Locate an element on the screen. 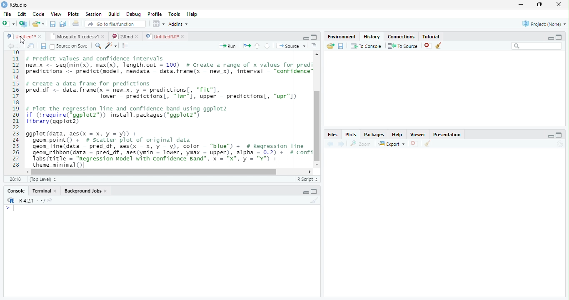 The width and height of the screenshot is (569, 300). Clear console is located at coordinates (315, 200).